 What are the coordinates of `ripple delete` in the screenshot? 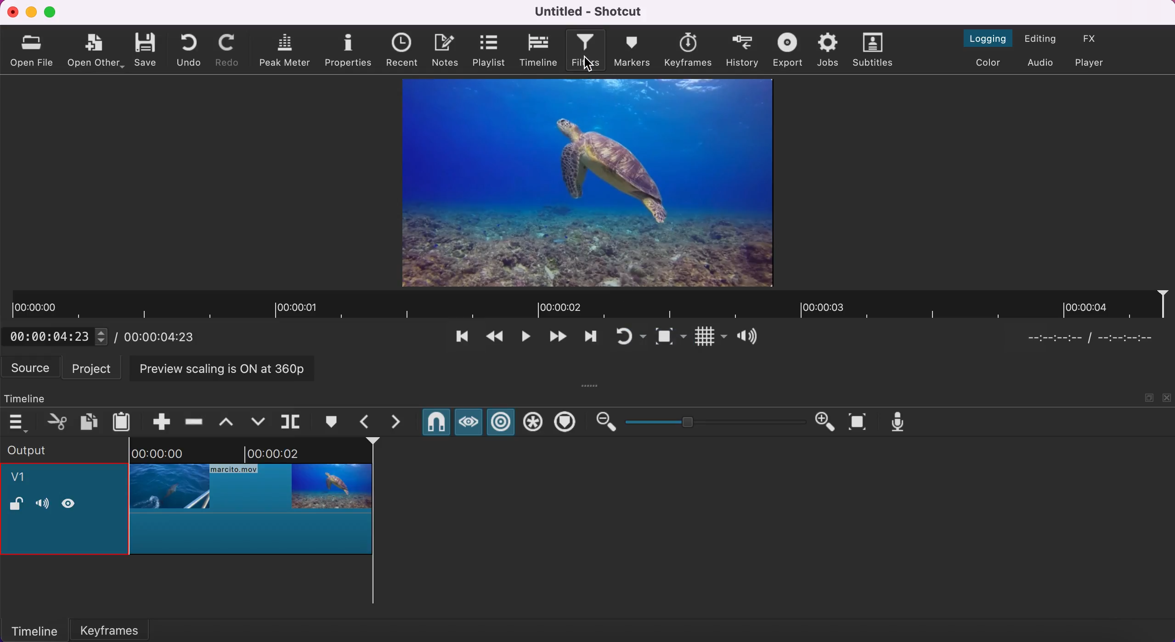 It's located at (195, 419).